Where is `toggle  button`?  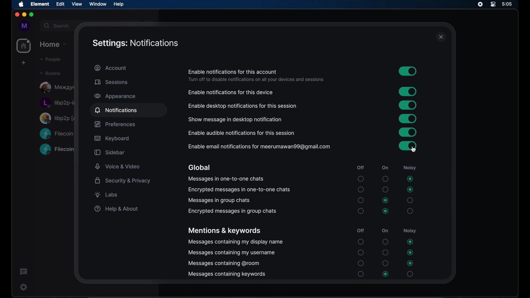
toggle  button is located at coordinates (407, 118).